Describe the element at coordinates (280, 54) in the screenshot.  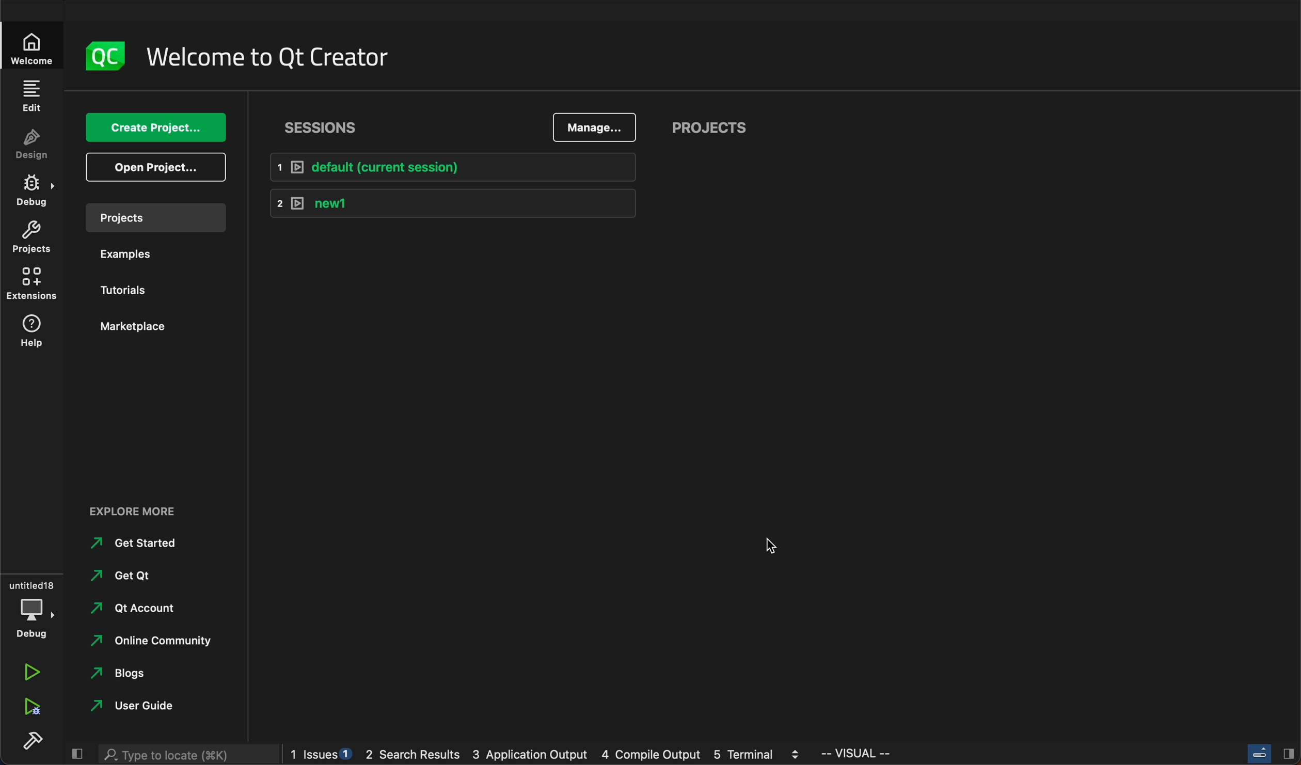
I see `welcome` at that location.